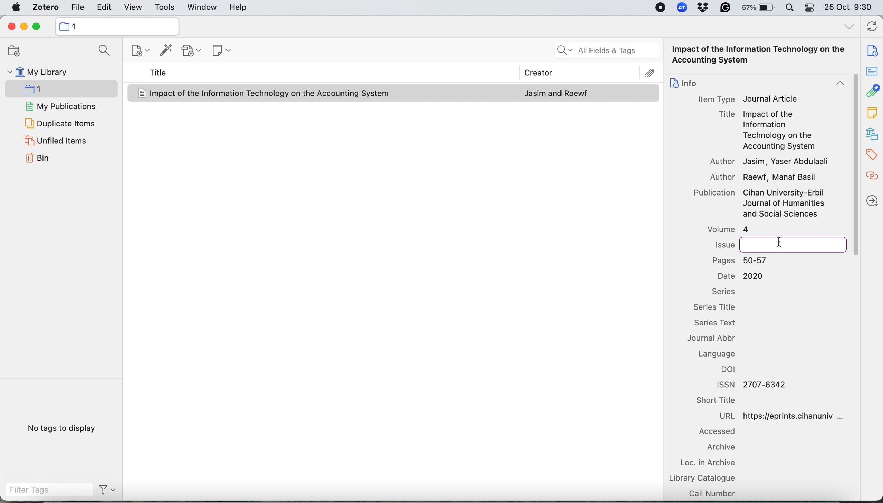  What do you see at coordinates (809, 8) in the screenshot?
I see `control center` at bounding box center [809, 8].